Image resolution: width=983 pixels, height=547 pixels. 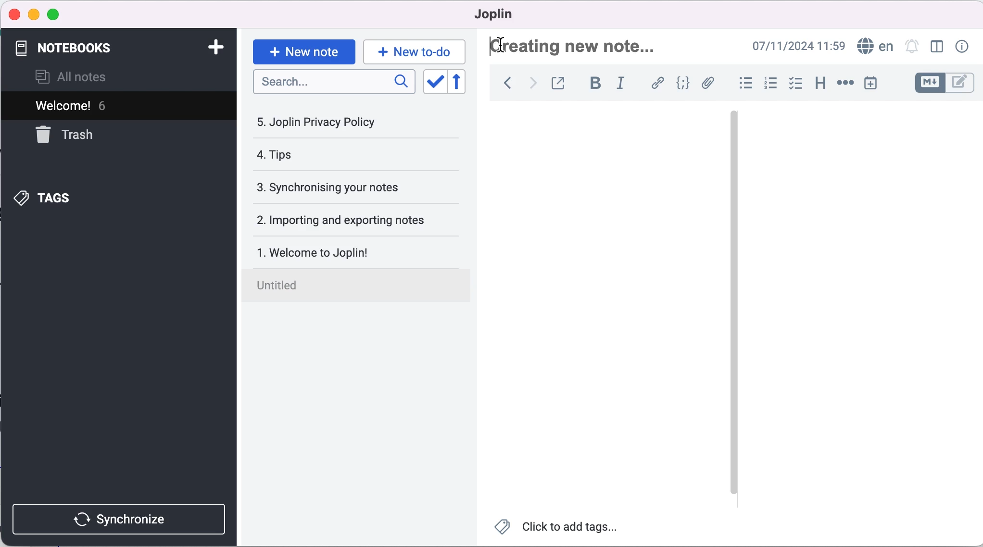 I want to click on untitled note, so click(x=362, y=287).